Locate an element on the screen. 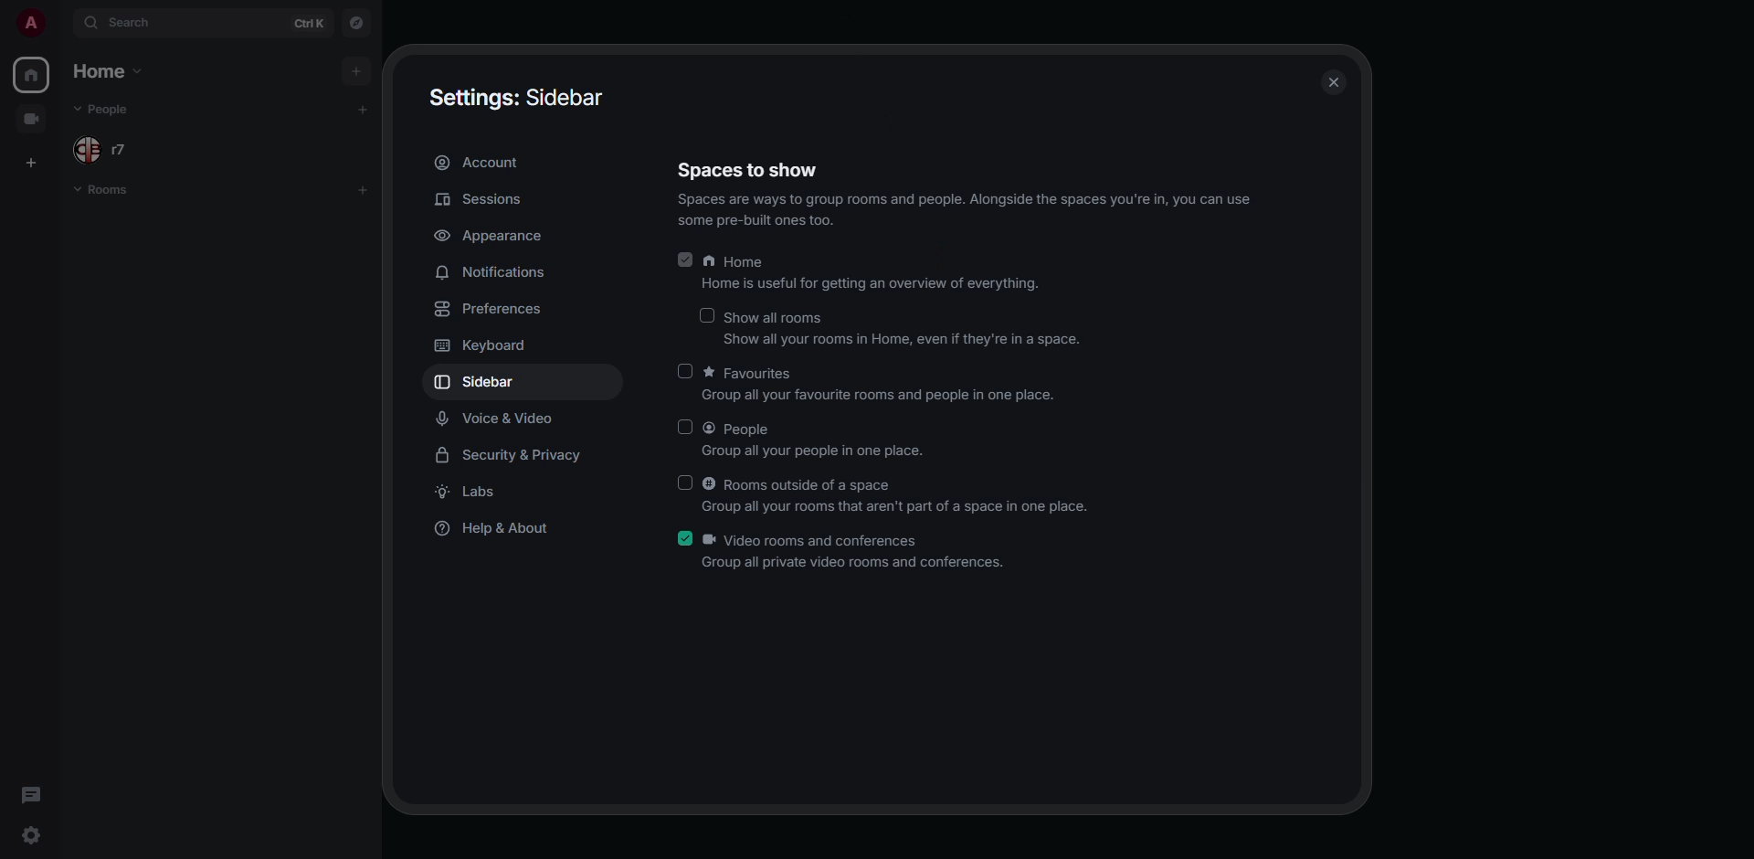 This screenshot has height=859, width=1754. add is located at coordinates (356, 71).